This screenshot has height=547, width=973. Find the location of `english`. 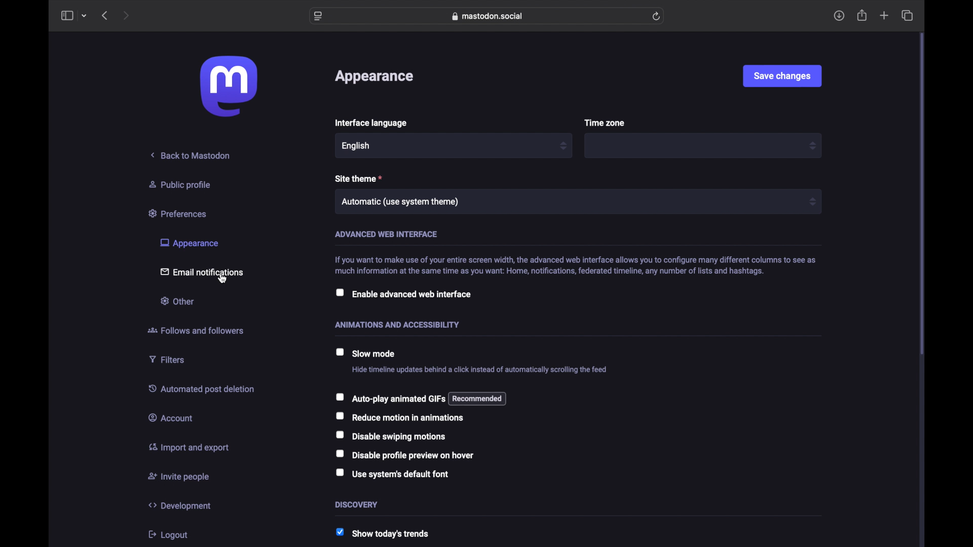

english is located at coordinates (356, 146).